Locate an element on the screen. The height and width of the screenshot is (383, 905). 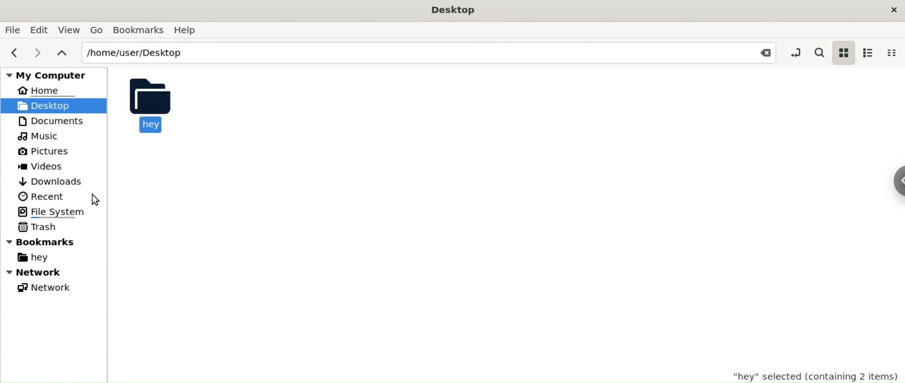
Recent is located at coordinates (41, 196).